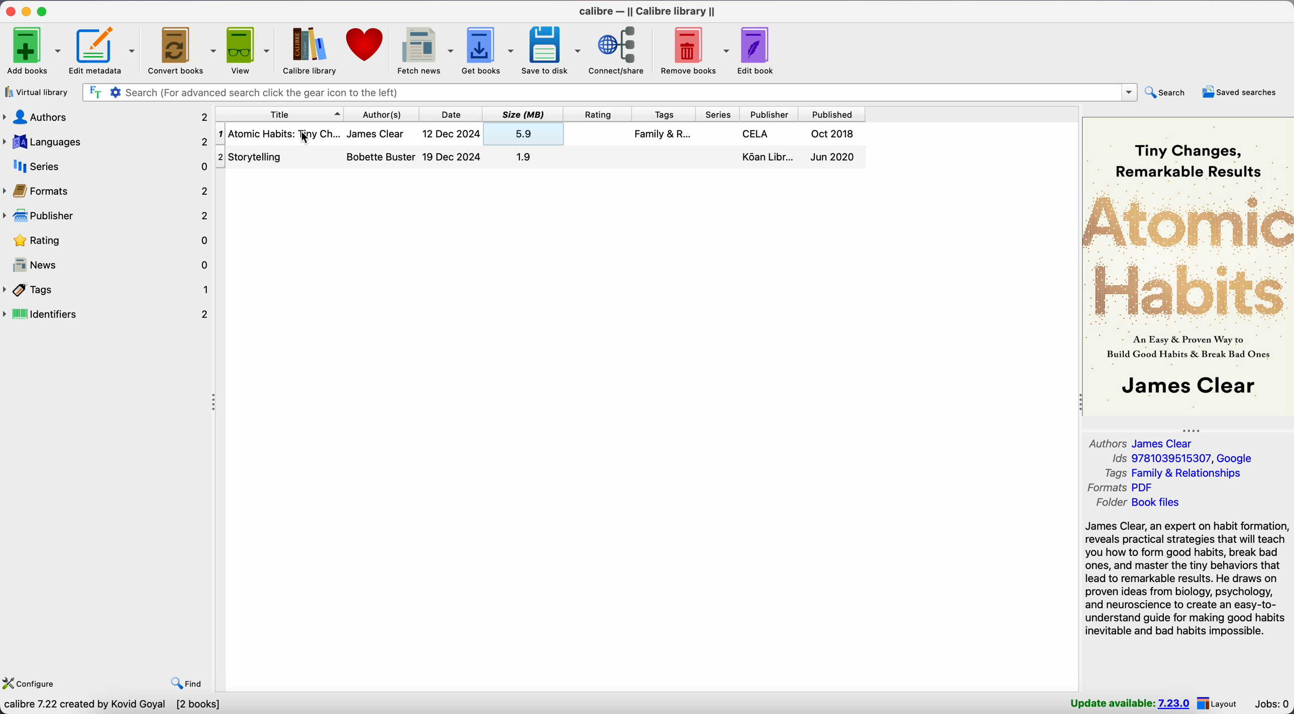 The image size is (1294, 714). I want to click on update available: 7.23.0, so click(1130, 703).